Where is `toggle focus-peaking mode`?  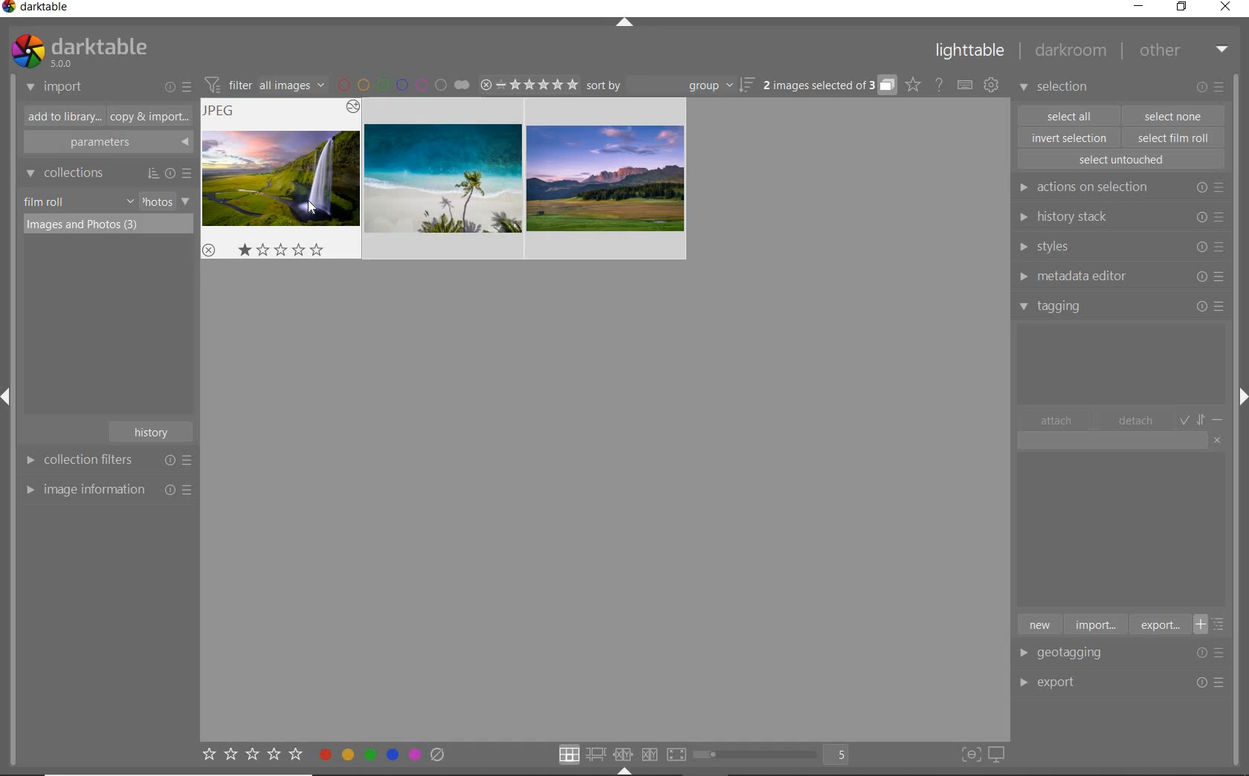
toggle focus-peaking mode is located at coordinates (969, 753).